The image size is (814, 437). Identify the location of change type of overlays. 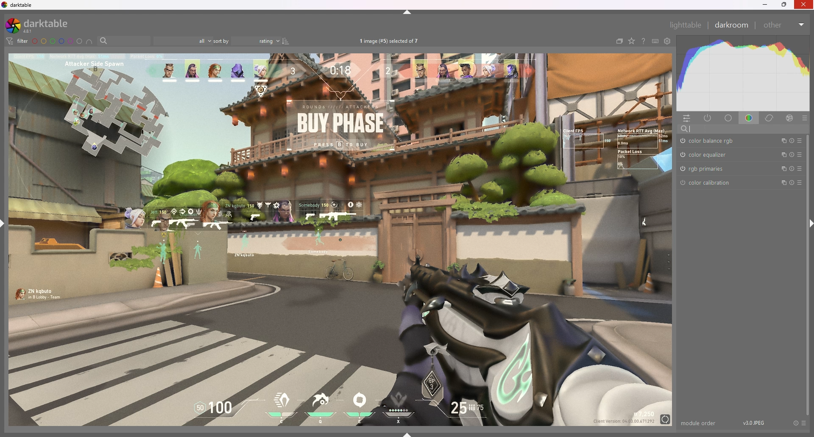
(632, 41).